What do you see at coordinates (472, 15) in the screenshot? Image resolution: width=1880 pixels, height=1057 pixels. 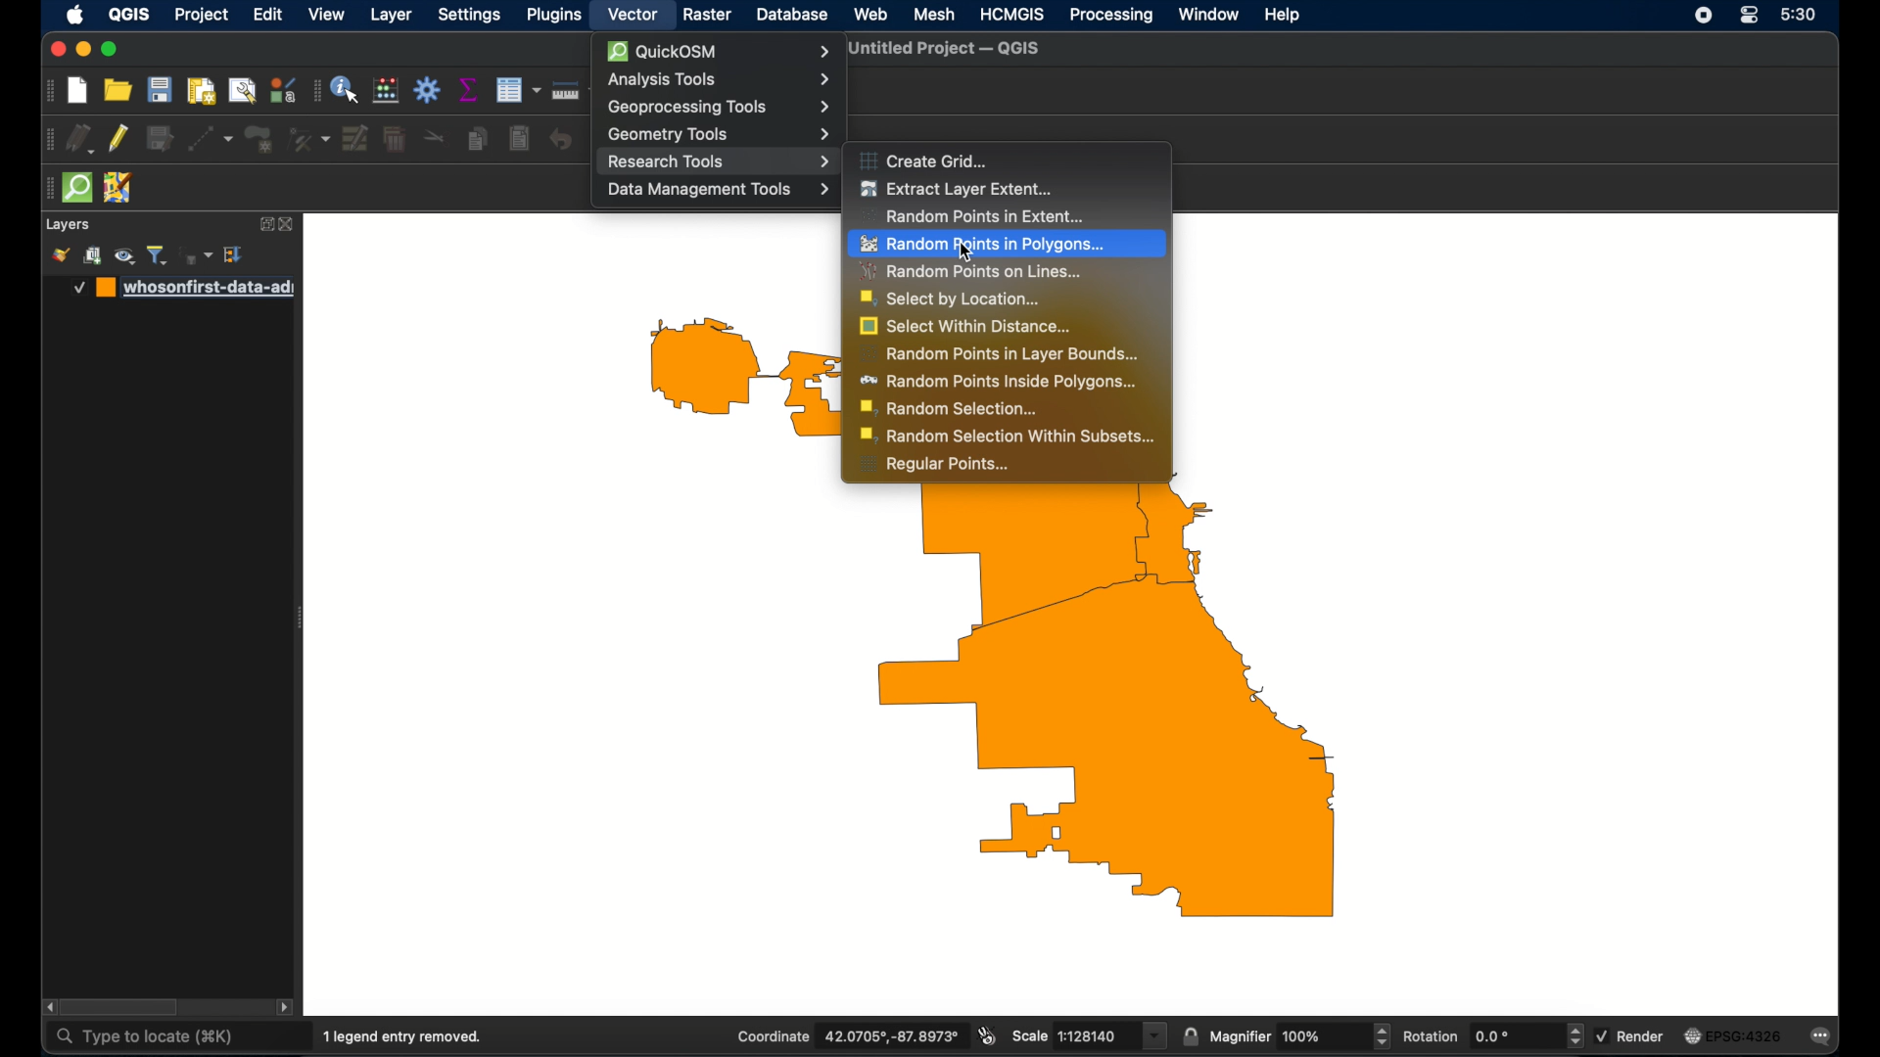 I see `settings` at bounding box center [472, 15].